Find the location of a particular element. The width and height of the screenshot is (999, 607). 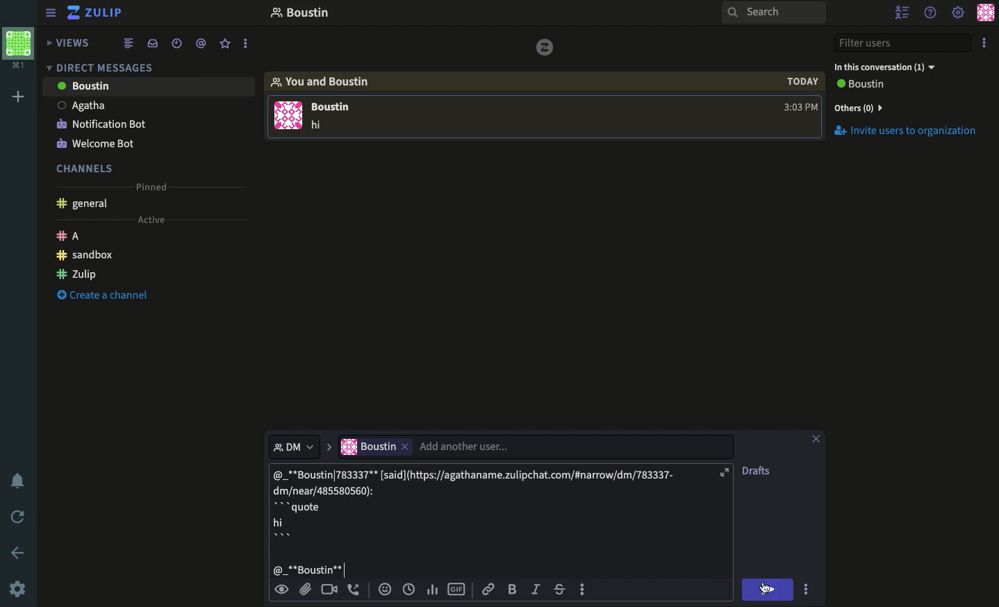

Create channel is located at coordinates (104, 297).